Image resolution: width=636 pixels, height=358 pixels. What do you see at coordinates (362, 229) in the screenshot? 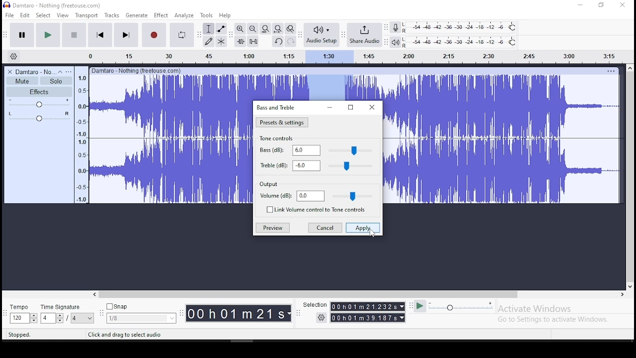
I see `apply` at bounding box center [362, 229].